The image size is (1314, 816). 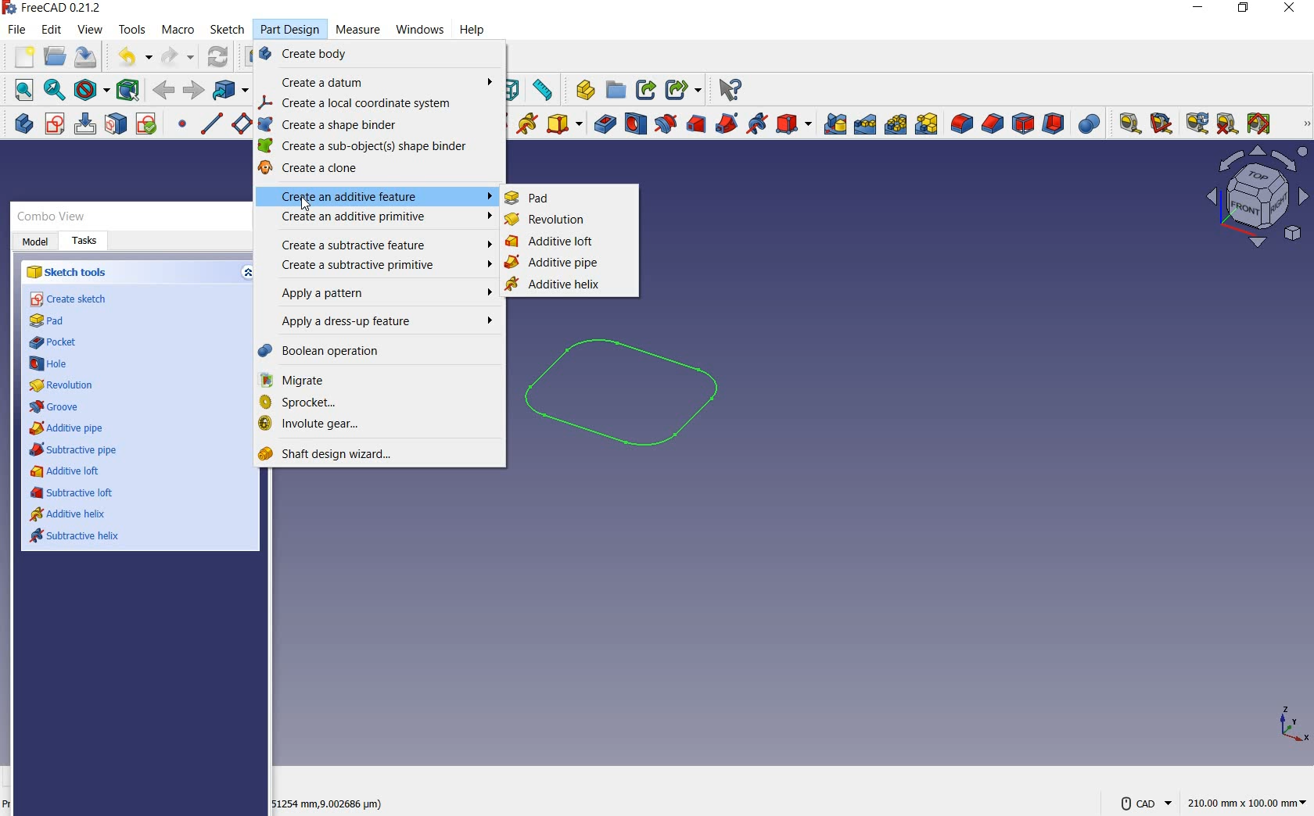 What do you see at coordinates (1054, 124) in the screenshot?
I see `thickness` at bounding box center [1054, 124].